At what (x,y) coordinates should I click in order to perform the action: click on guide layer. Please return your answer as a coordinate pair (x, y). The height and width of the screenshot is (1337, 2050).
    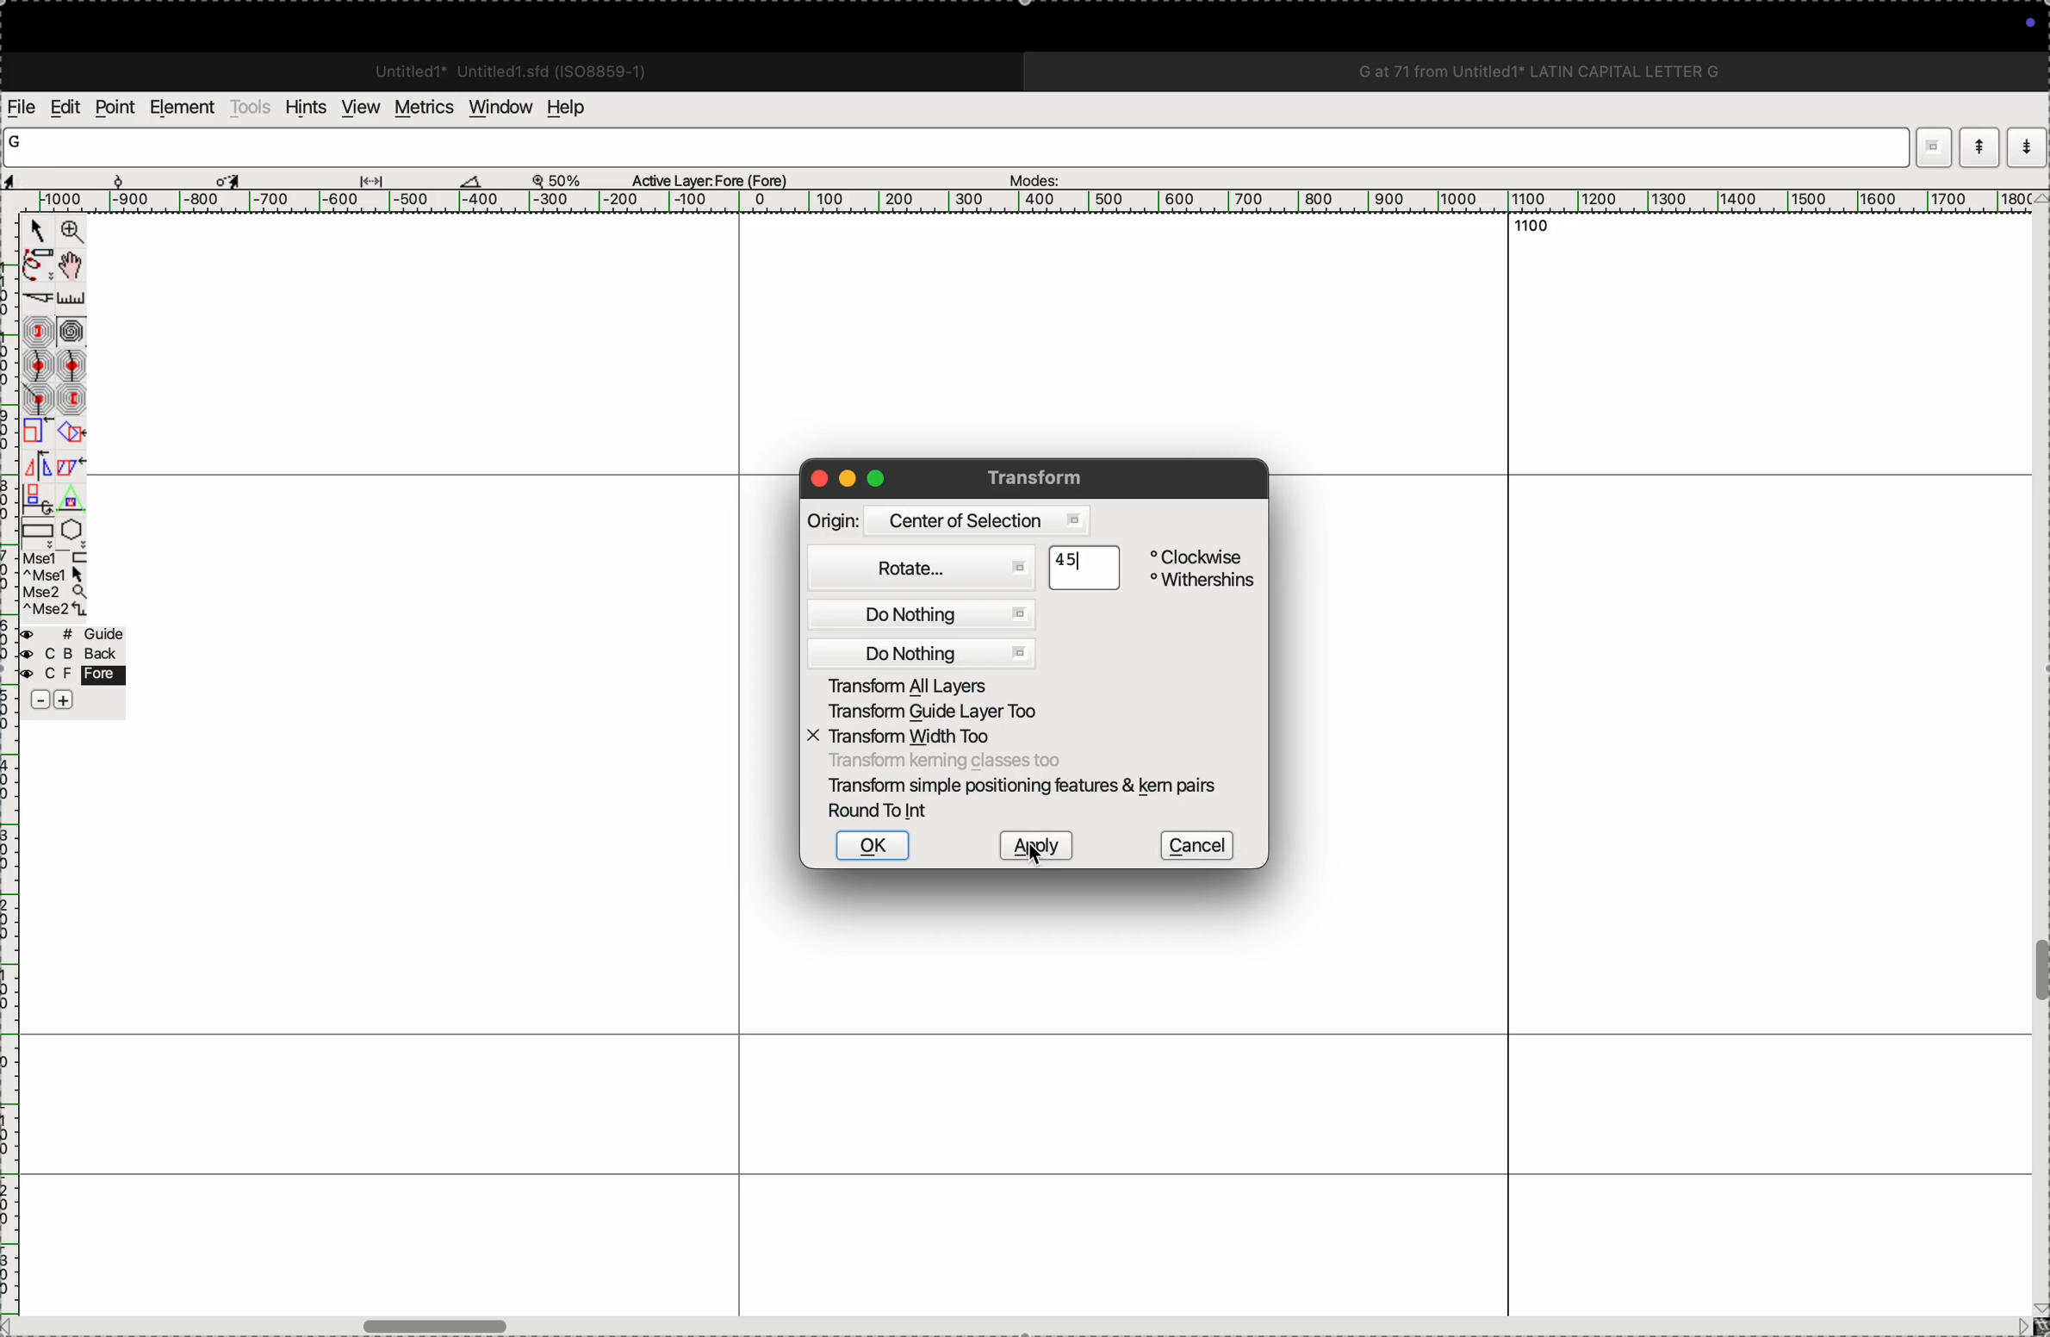
    Looking at the image, I should click on (71, 631).